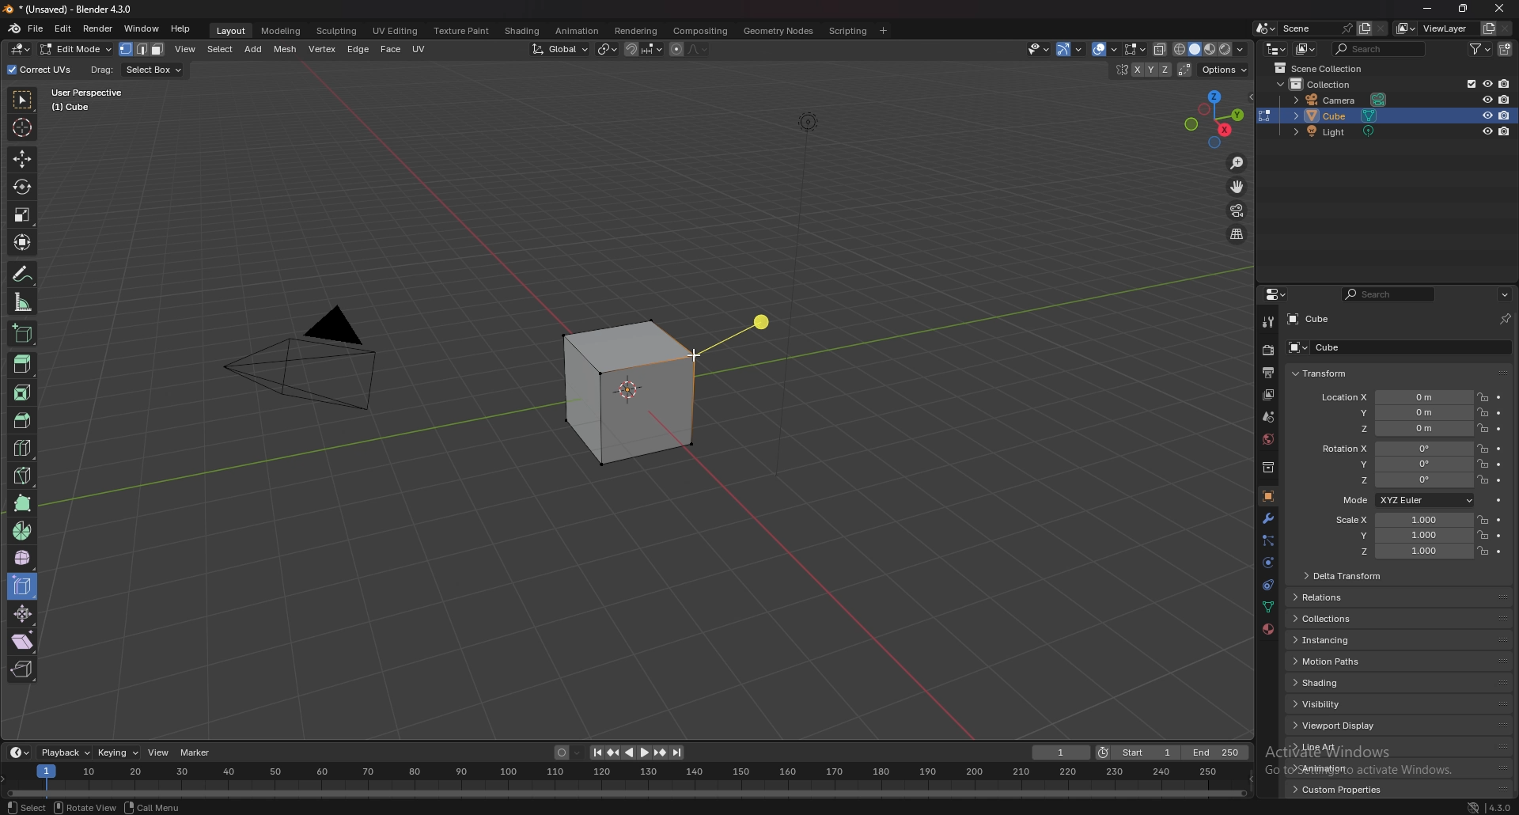 The width and height of the screenshot is (1519, 815). What do you see at coordinates (1214, 119) in the screenshot?
I see `use a preset viewpoint` at bounding box center [1214, 119].